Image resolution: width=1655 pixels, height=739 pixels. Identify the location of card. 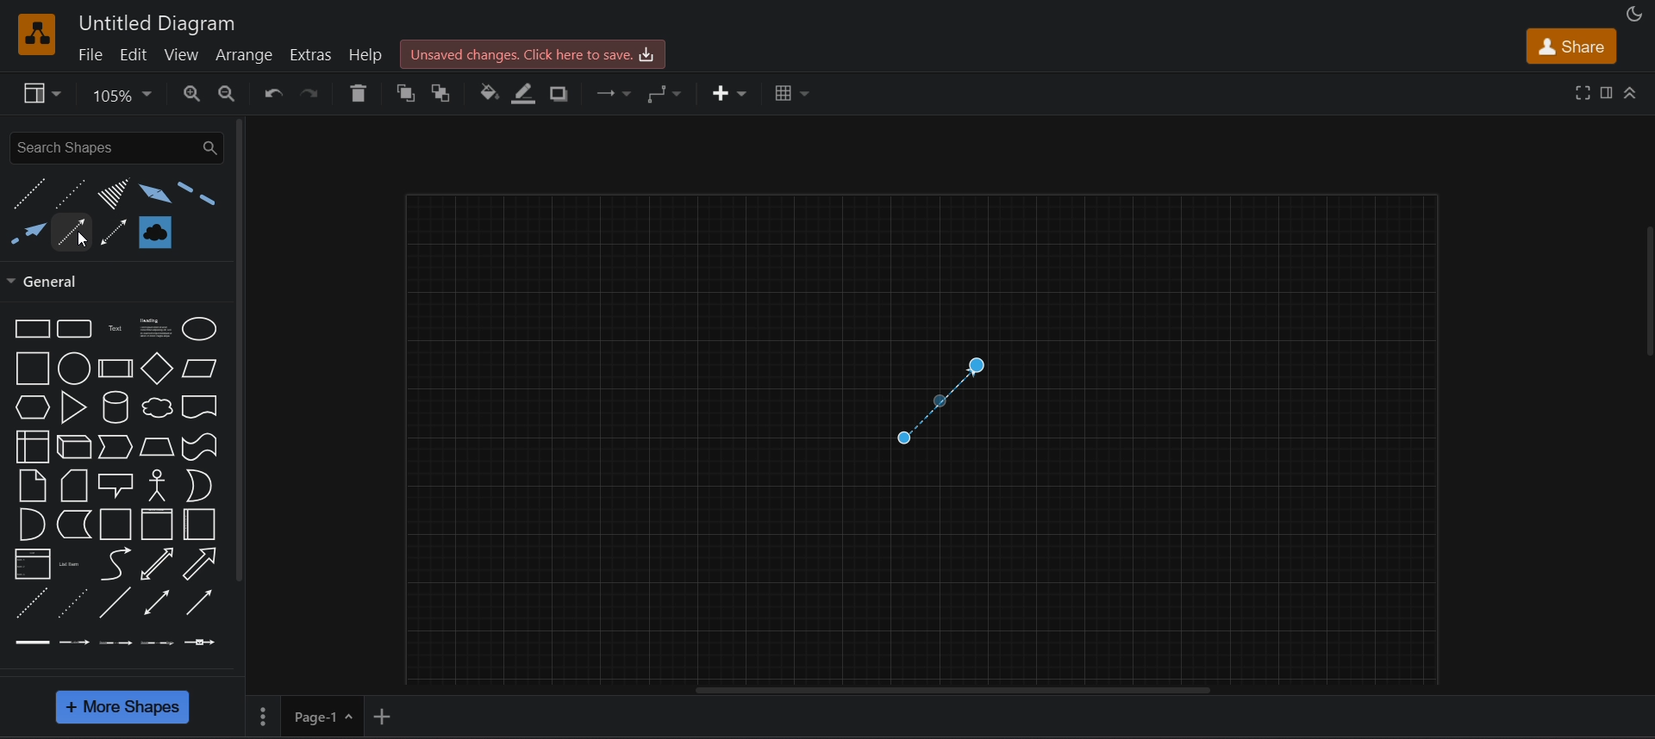
(74, 484).